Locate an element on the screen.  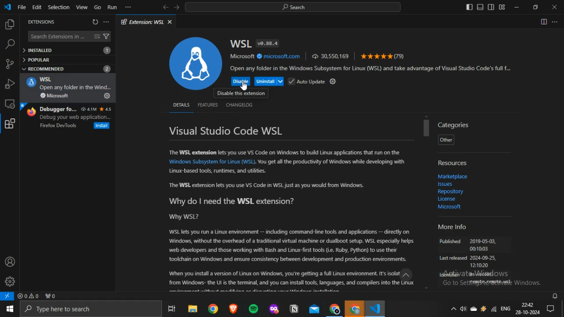
28-10-2024 is located at coordinates (527, 312).